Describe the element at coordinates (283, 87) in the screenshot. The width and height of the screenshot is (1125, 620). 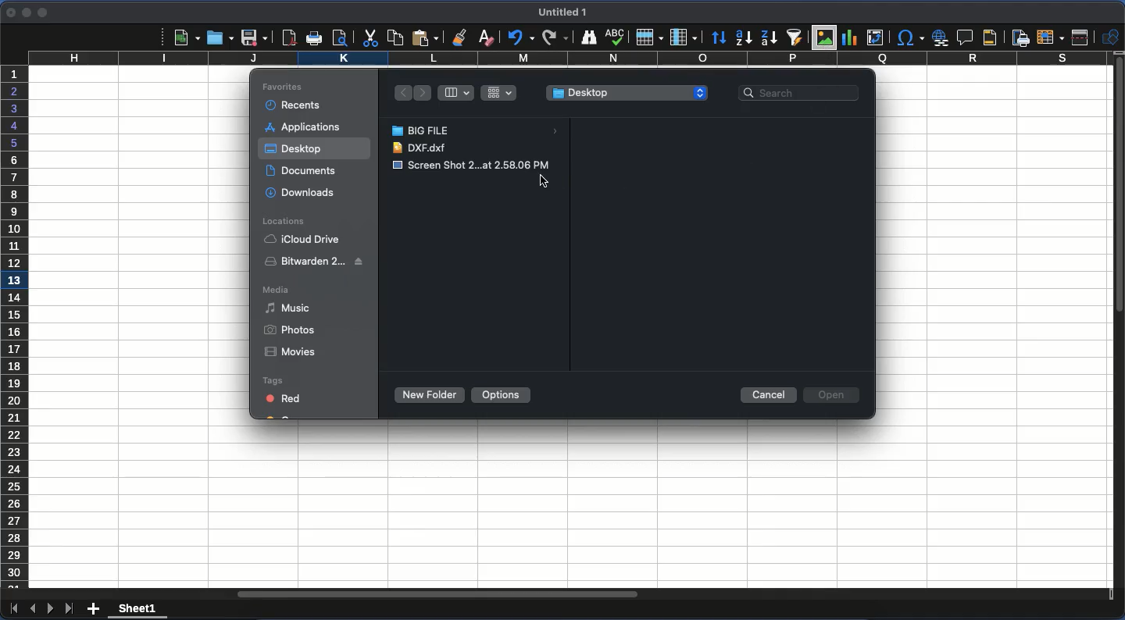
I see `favorites` at that location.